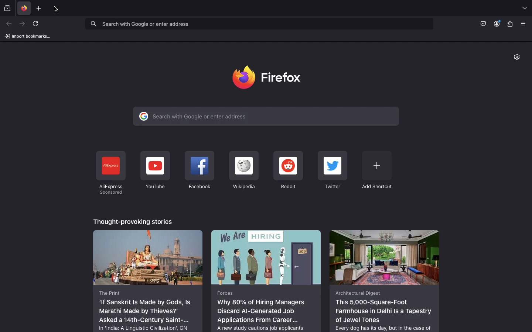 This screenshot has height=332, width=532. What do you see at coordinates (510, 24) in the screenshot?
I see `Extensions` at bounding box center [510, 24].